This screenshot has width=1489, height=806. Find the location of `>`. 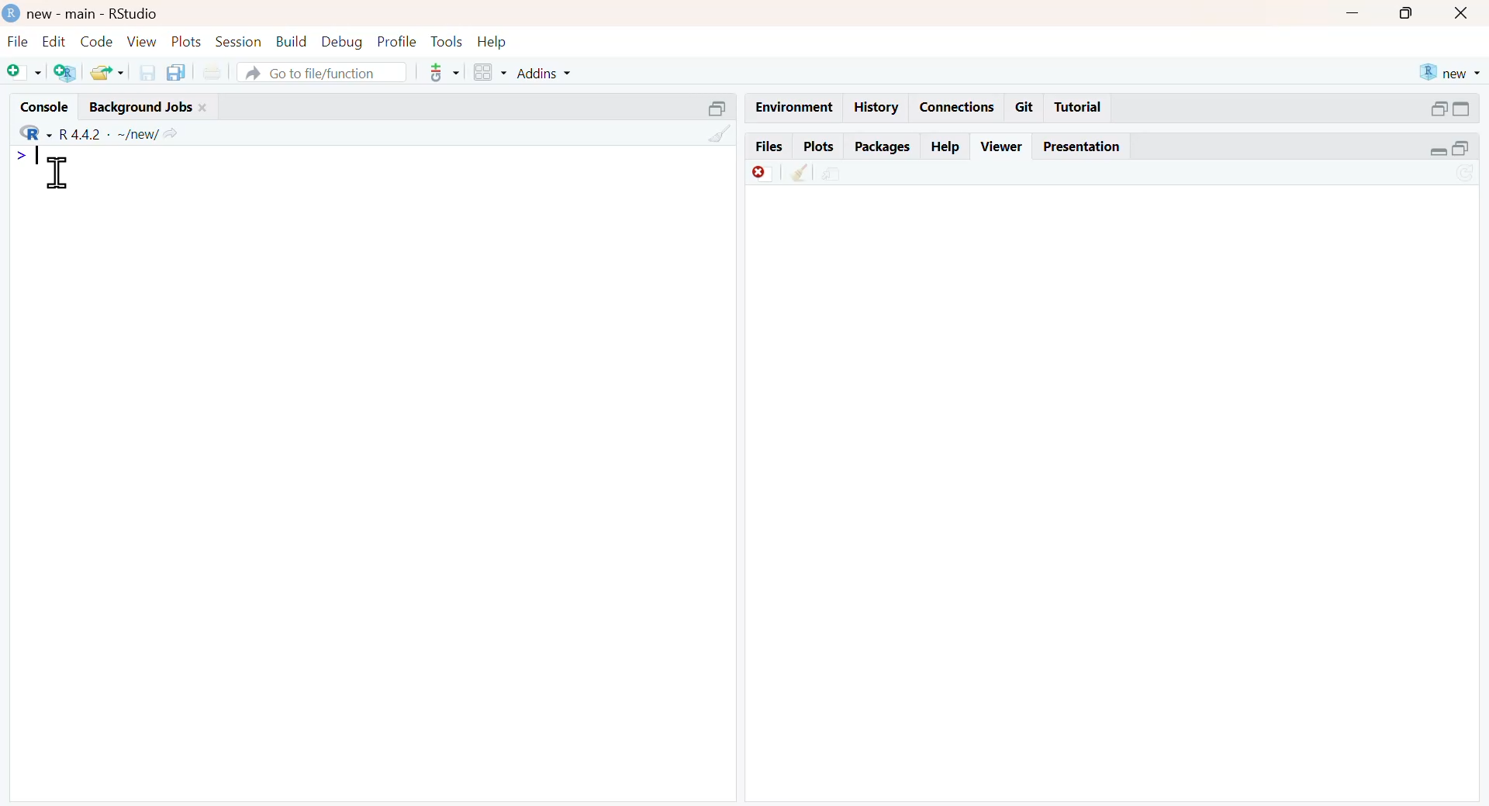

> is located at coordinates (21, 157).